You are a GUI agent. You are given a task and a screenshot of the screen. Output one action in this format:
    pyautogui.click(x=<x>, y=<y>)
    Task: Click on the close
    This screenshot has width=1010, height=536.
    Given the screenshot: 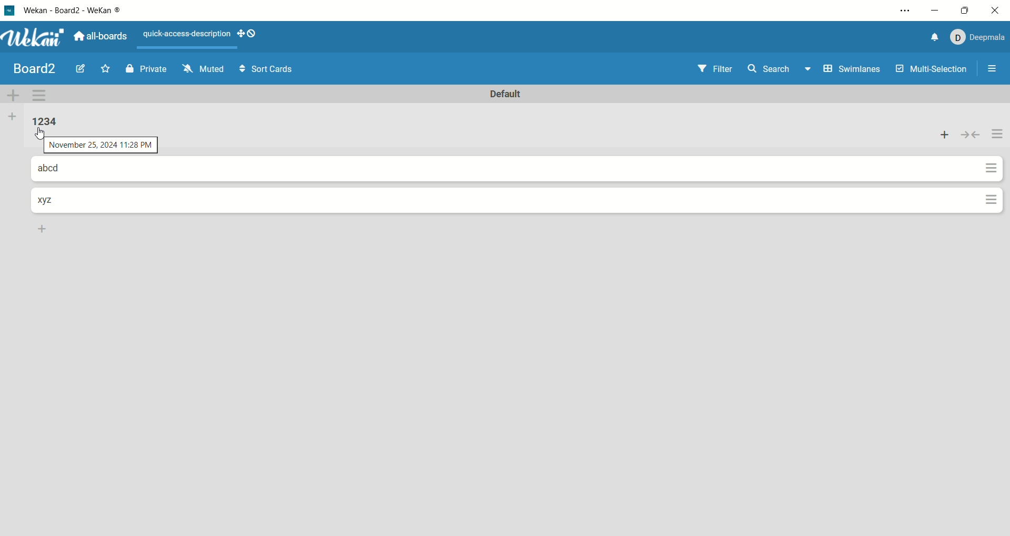 What is the action you would take?
    pyautogui.click(x=997, y=11)
    